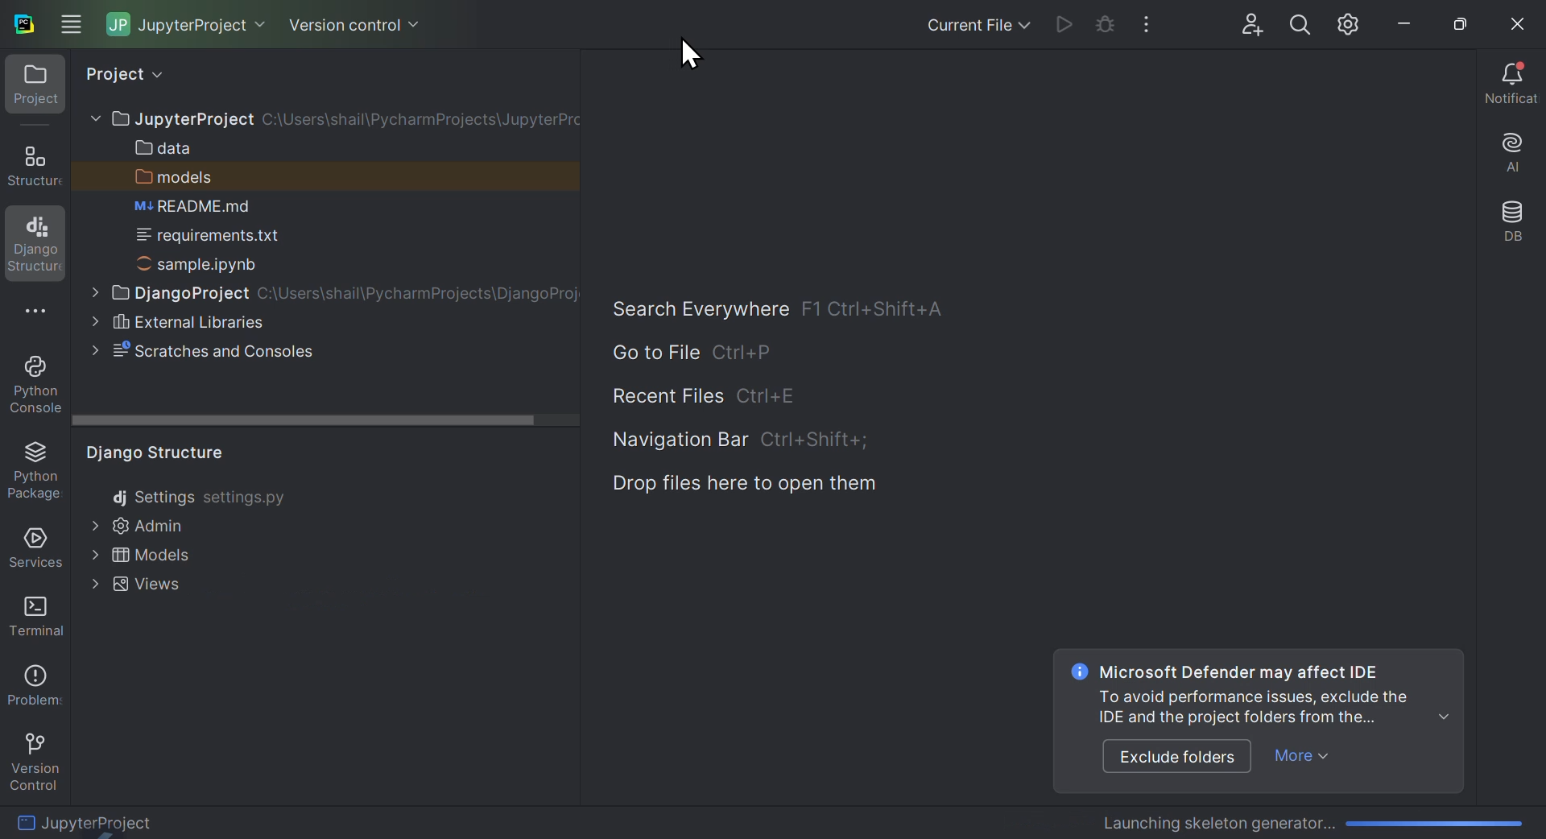 This screenshot has height=839, width=1546. Describe the element at coordinates (678, 441) in the screenshot. I see `Navigation Bar` at that location.